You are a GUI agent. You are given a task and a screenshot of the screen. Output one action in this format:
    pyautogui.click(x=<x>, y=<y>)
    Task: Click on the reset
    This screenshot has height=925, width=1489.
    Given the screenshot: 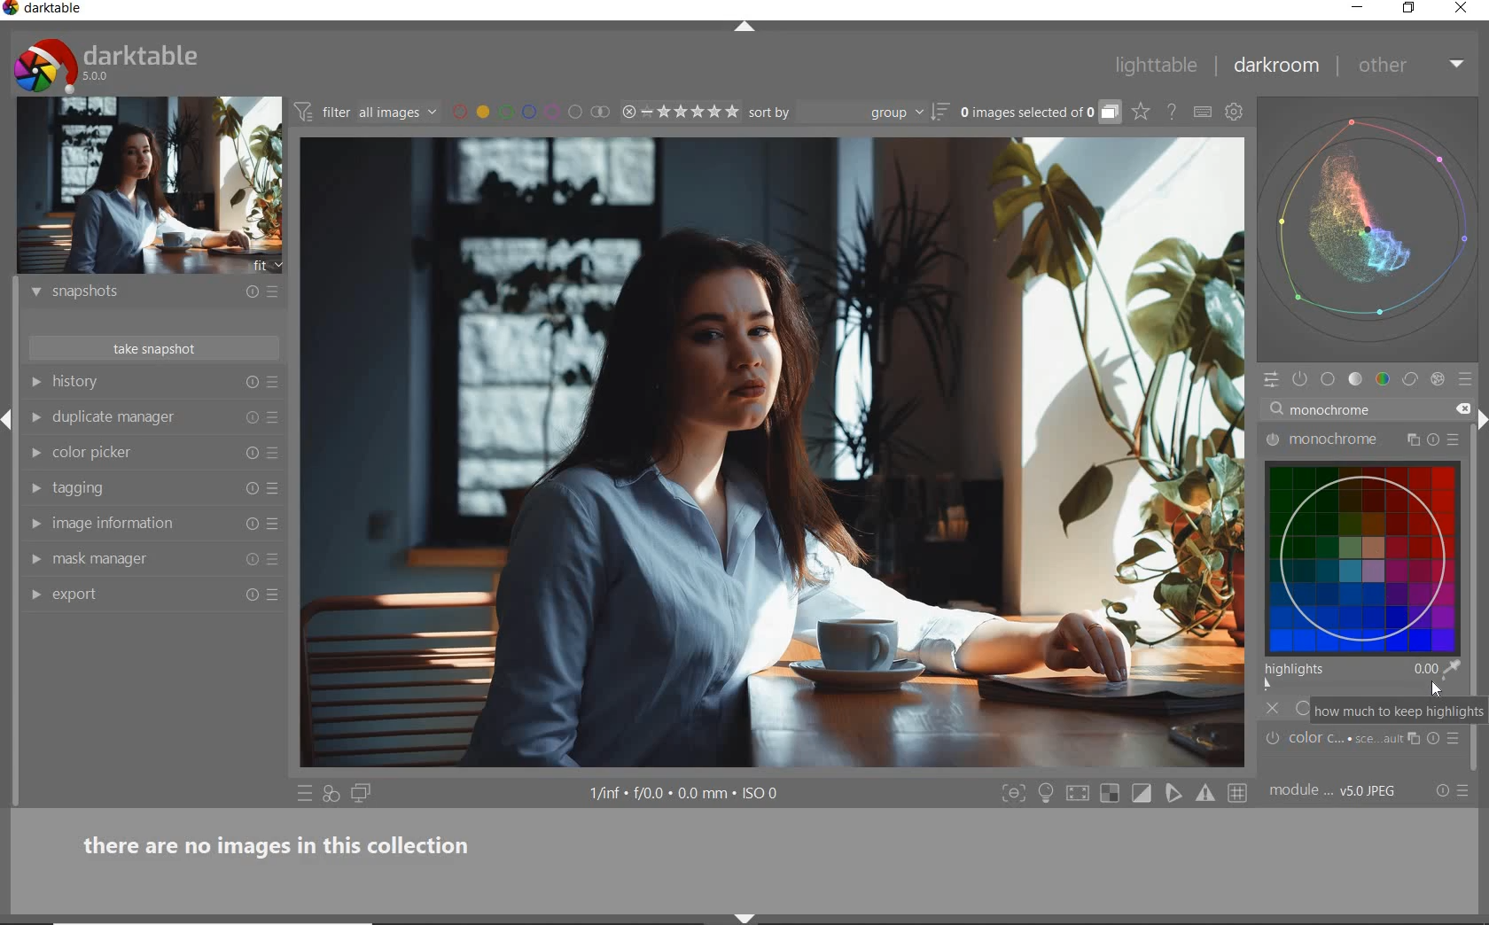 What is the action you would take?
    pyautogui.click(x=250, y=597)
    